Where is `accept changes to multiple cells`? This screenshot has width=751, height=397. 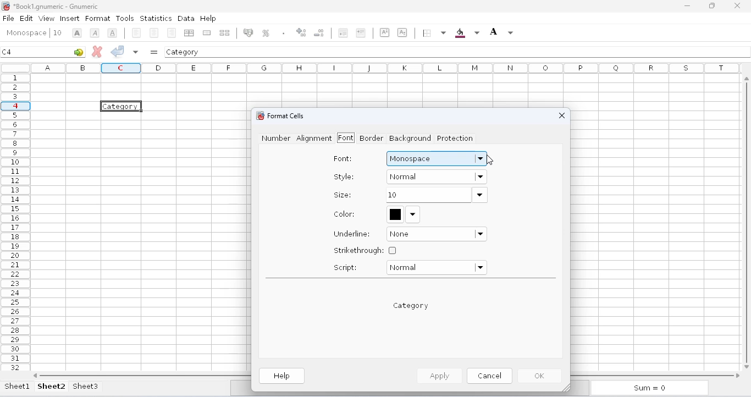
accept changes to multiple cells is located at coordinates (136, 52).